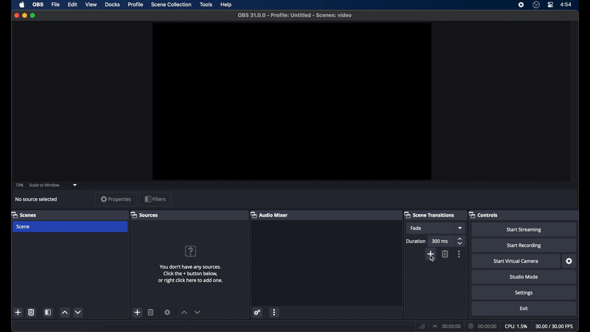 The width and height of the screenshot is (590, 332). Describe the element at coordinates (116, 199) in the screenshot. I see `properties` at that location.